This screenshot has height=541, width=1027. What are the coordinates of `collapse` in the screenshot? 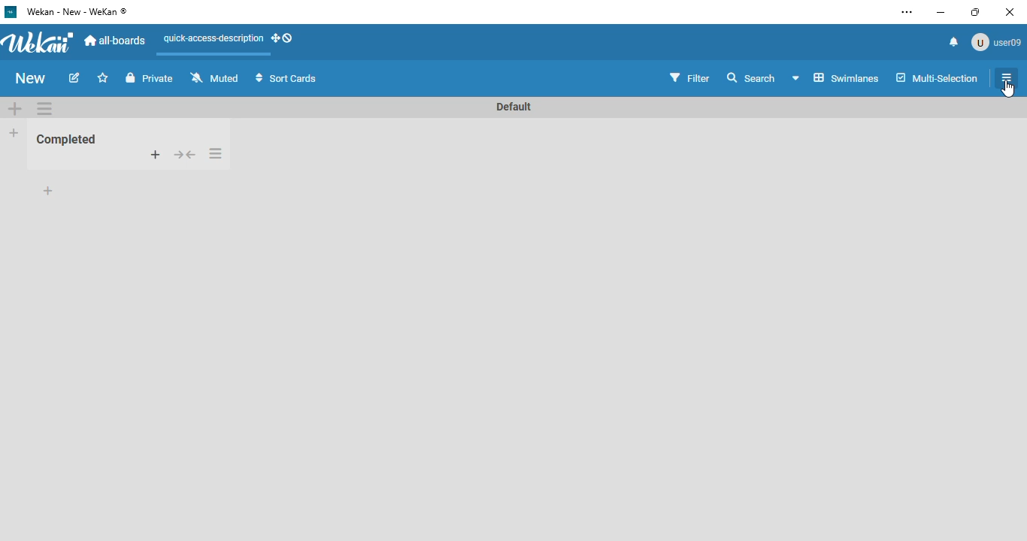 It's located at (186, 155).